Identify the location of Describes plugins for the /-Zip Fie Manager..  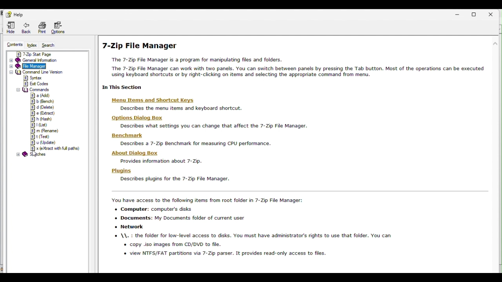
(173, 179).